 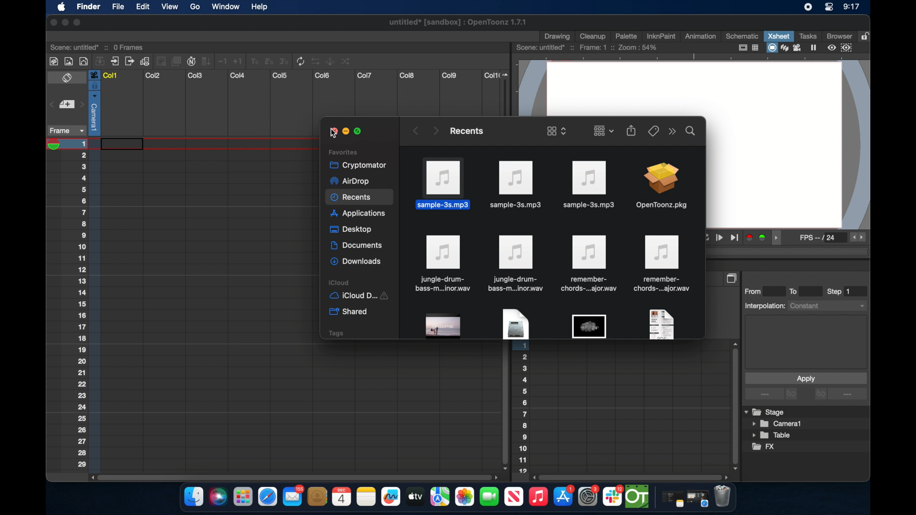 I want to click on table, so click(x=772, y=436).